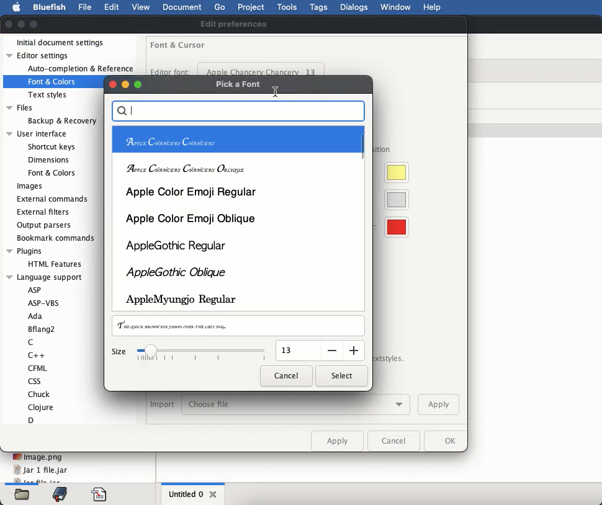 Image resolution: width=602 pixels, height=505 pixels. What do you see at coordinates (319, 7) in the screenshot?
I see `tags` at bounding box center [319, 7].